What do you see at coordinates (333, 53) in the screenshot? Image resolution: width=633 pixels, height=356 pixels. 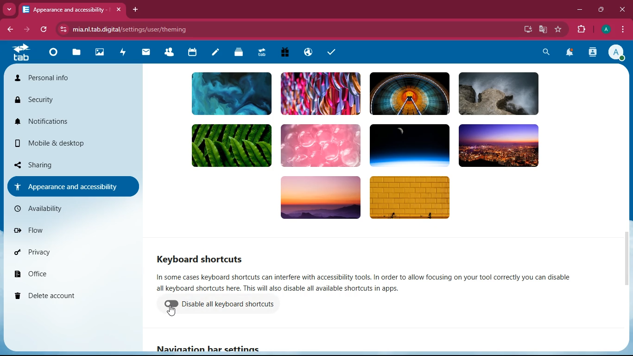 I see `task` at bounding box center [333, 53].